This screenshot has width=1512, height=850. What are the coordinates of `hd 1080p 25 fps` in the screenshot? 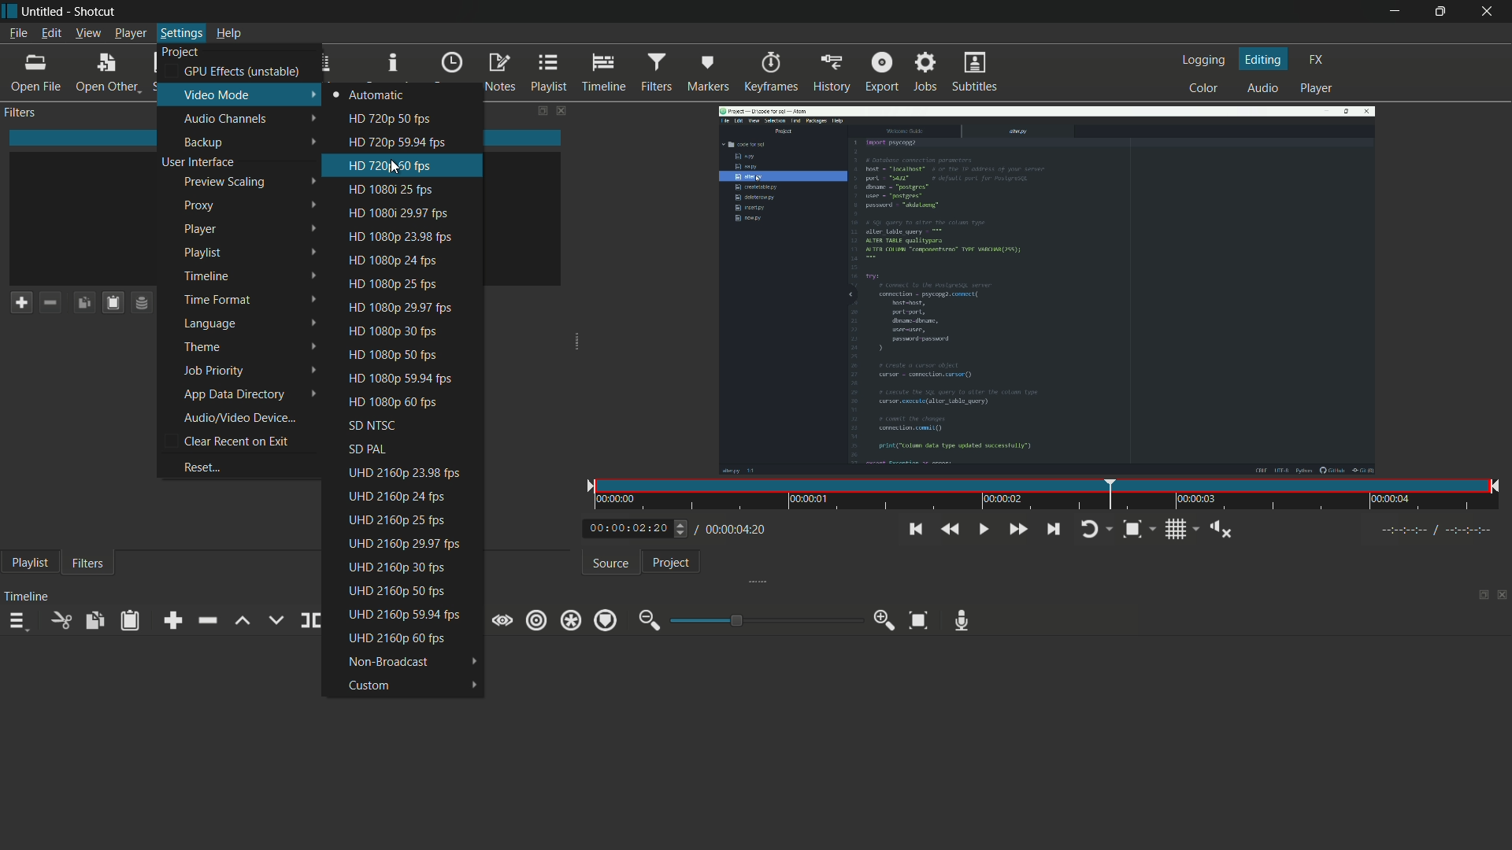 It's located at (413, 189).